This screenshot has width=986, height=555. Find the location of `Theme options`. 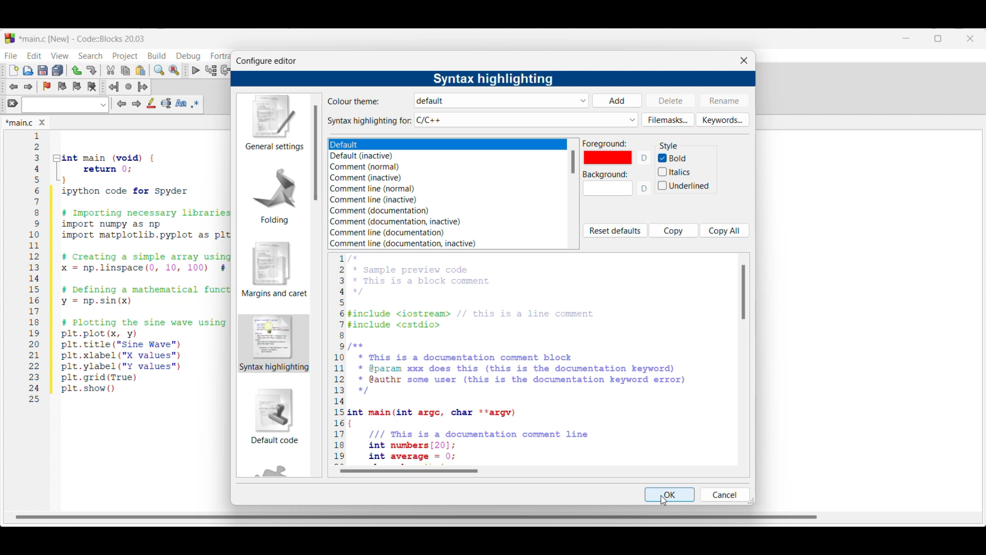

Theme options is located at coordinates (502, 101).